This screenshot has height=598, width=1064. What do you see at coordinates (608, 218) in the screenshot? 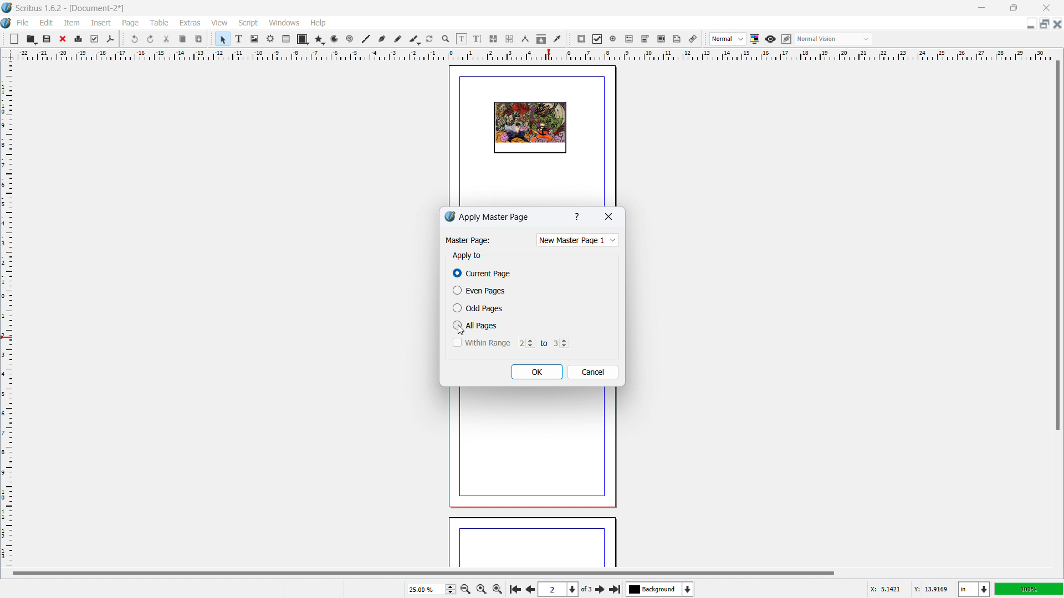
I see `close` at bounding box center [608, 218].